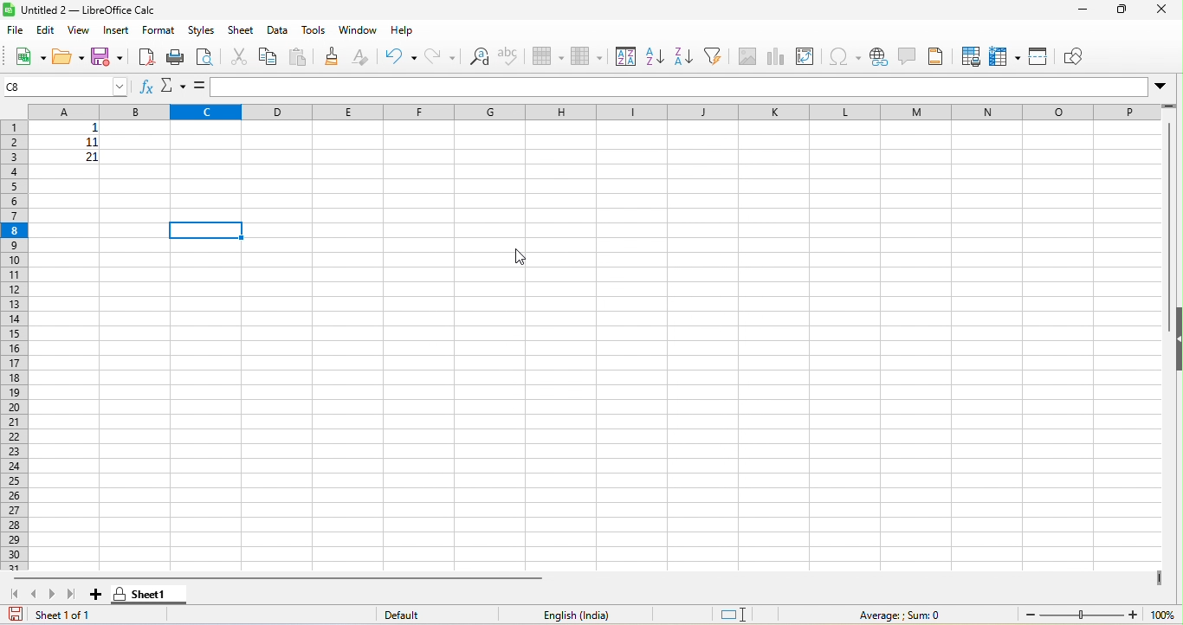 The height and width of the screenshot is (625, 1183). I want to click on pivot table, so click(816, 55).